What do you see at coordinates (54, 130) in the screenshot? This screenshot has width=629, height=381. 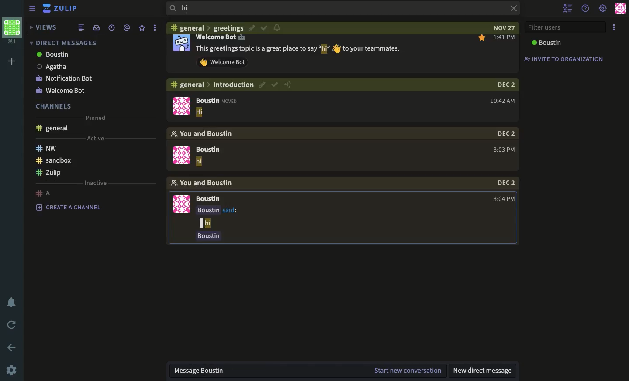 I see `general` at bounding box center [54, 130].